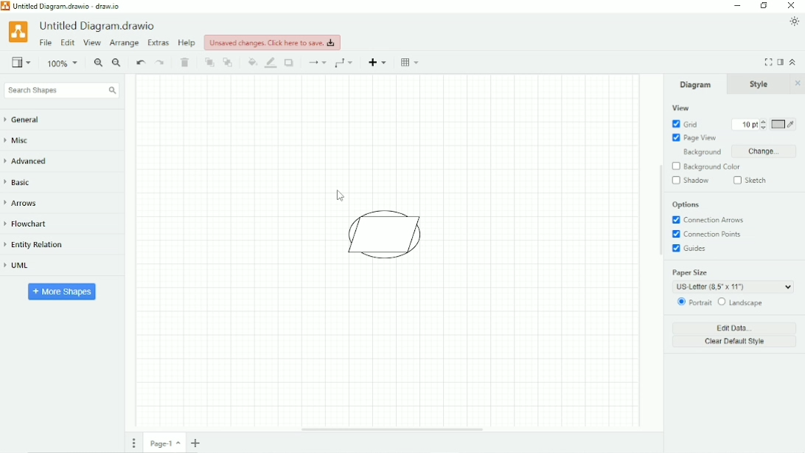 This screenshot has height=453, width=805. Describe the element at coordinates (784, 125) in the screenshot. I see `Grid color` at that location.